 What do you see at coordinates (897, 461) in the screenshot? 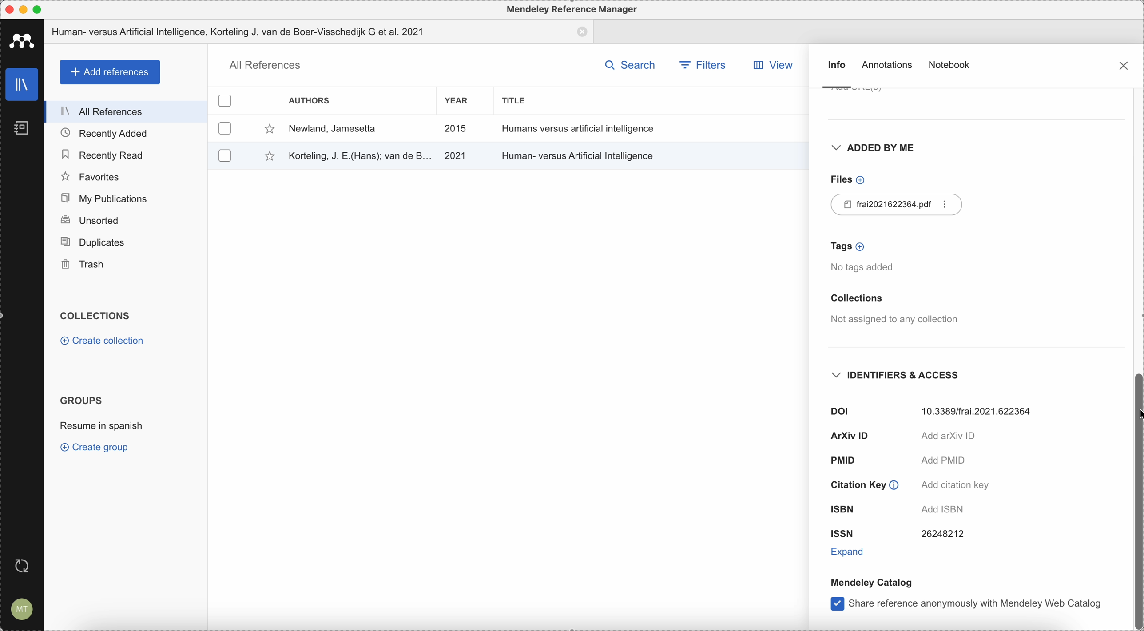
I see `PMID` at bounding box center [897, 461].